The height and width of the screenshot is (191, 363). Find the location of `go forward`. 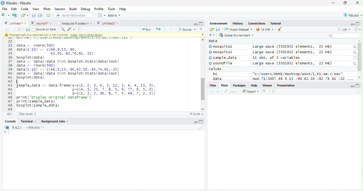

go forward is located at coordinates (219, 92).